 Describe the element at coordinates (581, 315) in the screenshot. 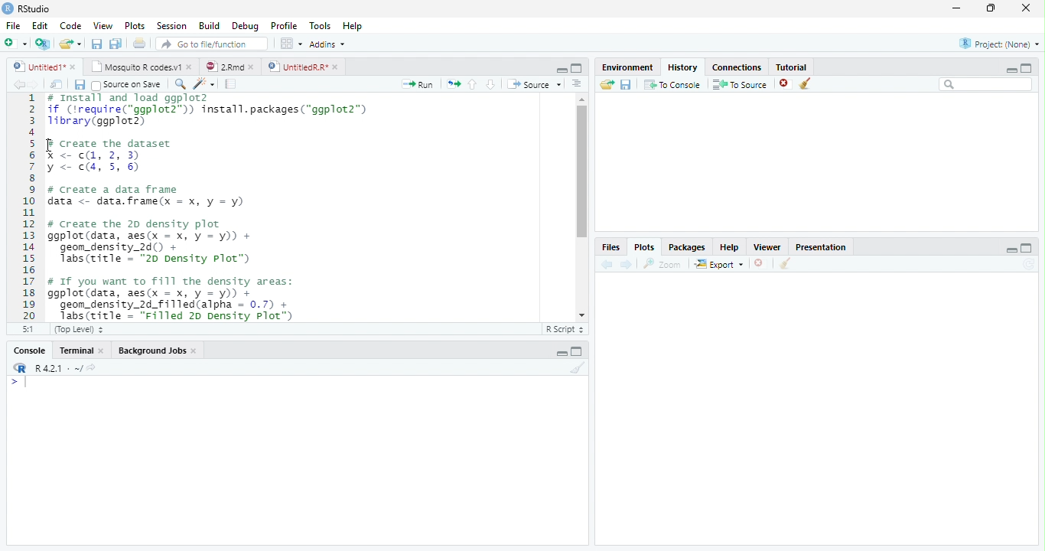

I see `Scrollbar down` at that location.